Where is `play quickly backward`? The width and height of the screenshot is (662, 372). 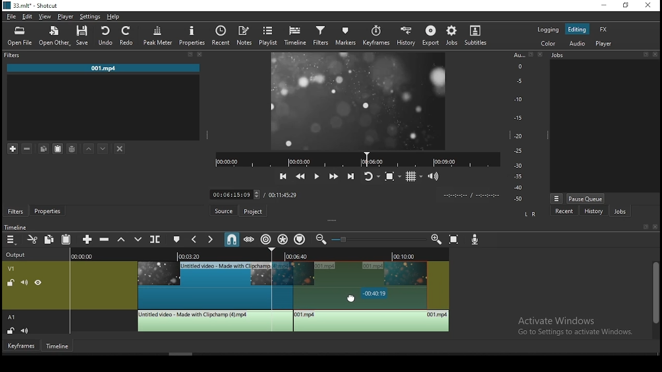 play quickly backward is located at coordinates (302, 176).